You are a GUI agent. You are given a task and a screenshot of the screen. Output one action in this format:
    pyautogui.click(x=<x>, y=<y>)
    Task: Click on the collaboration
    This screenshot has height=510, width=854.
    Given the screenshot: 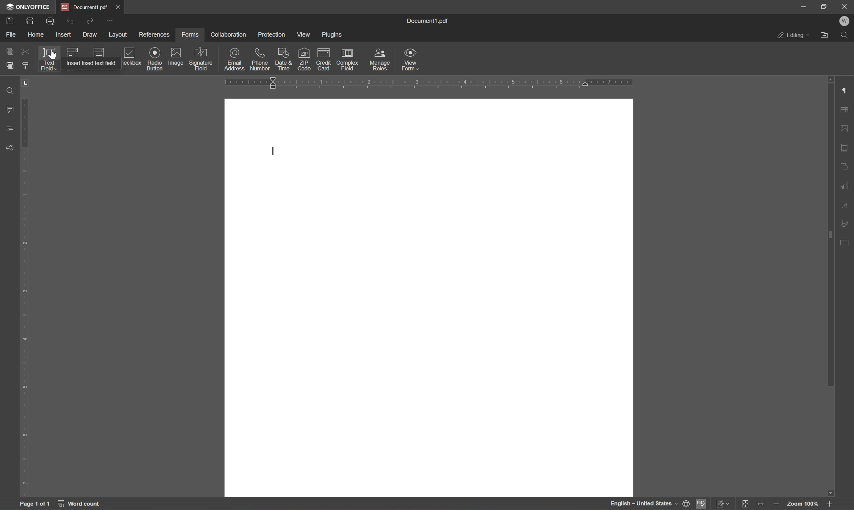 What is the action you would take?
    pyautogui.click(x=229, y=35)
    